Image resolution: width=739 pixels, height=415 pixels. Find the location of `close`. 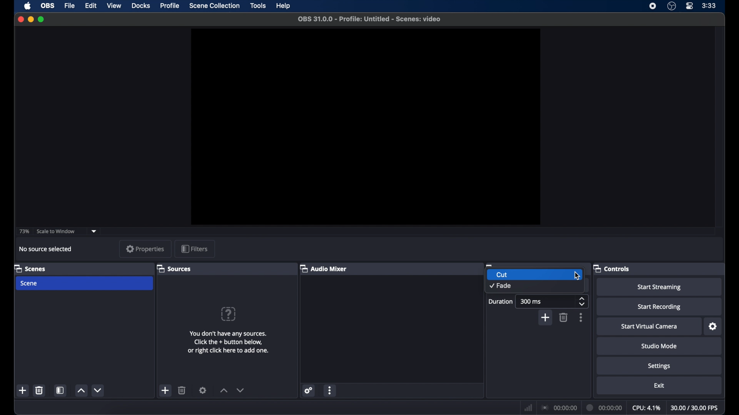

close is located at coordinates (20, 19).